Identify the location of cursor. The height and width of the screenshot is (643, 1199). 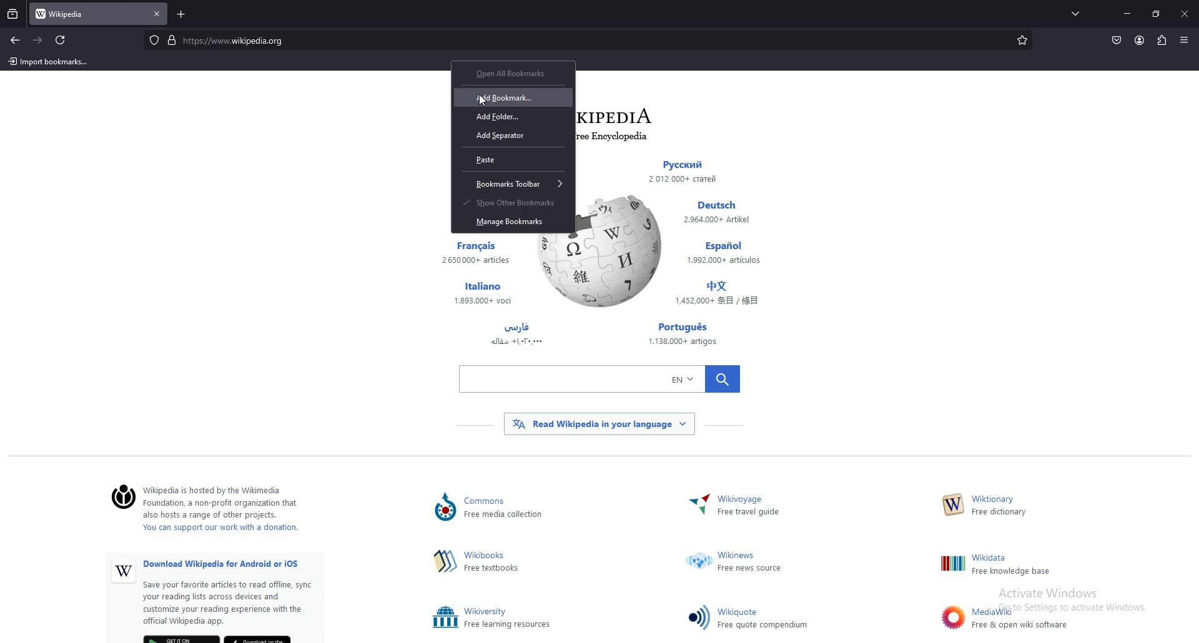
(483, 101).